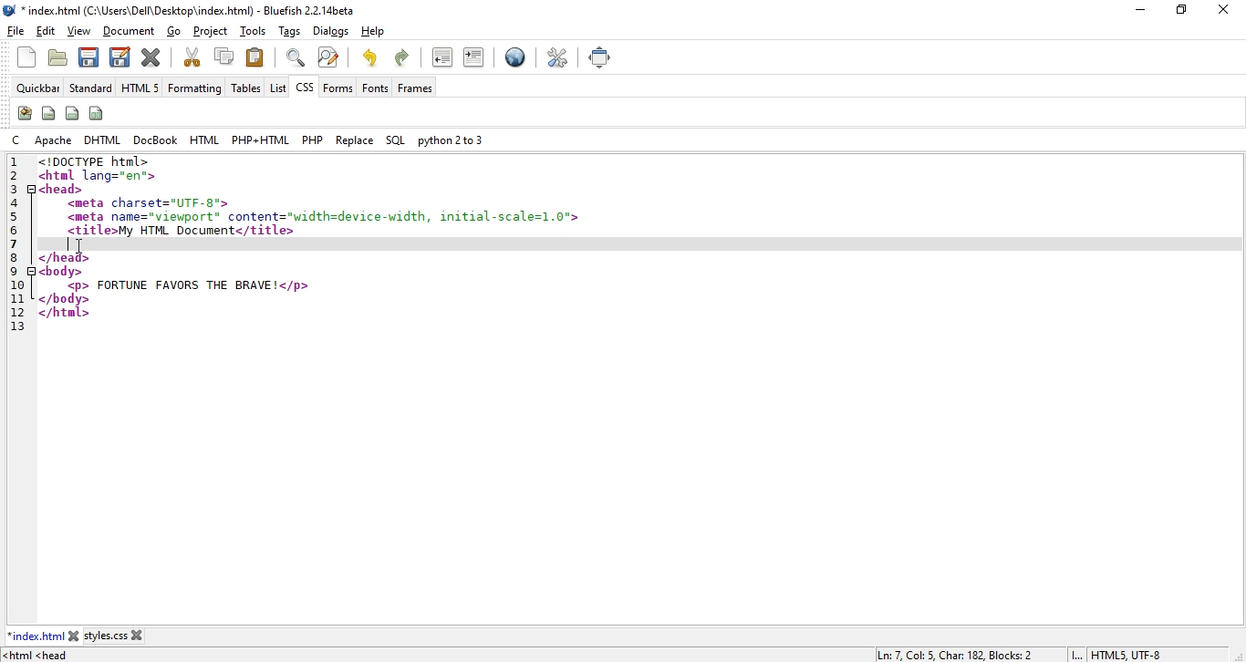 Image resolution: width=1246 pixels, height=662 pixels. Describe the element at coordinates (80, 31) in the screenshot. I see `view` at that location.